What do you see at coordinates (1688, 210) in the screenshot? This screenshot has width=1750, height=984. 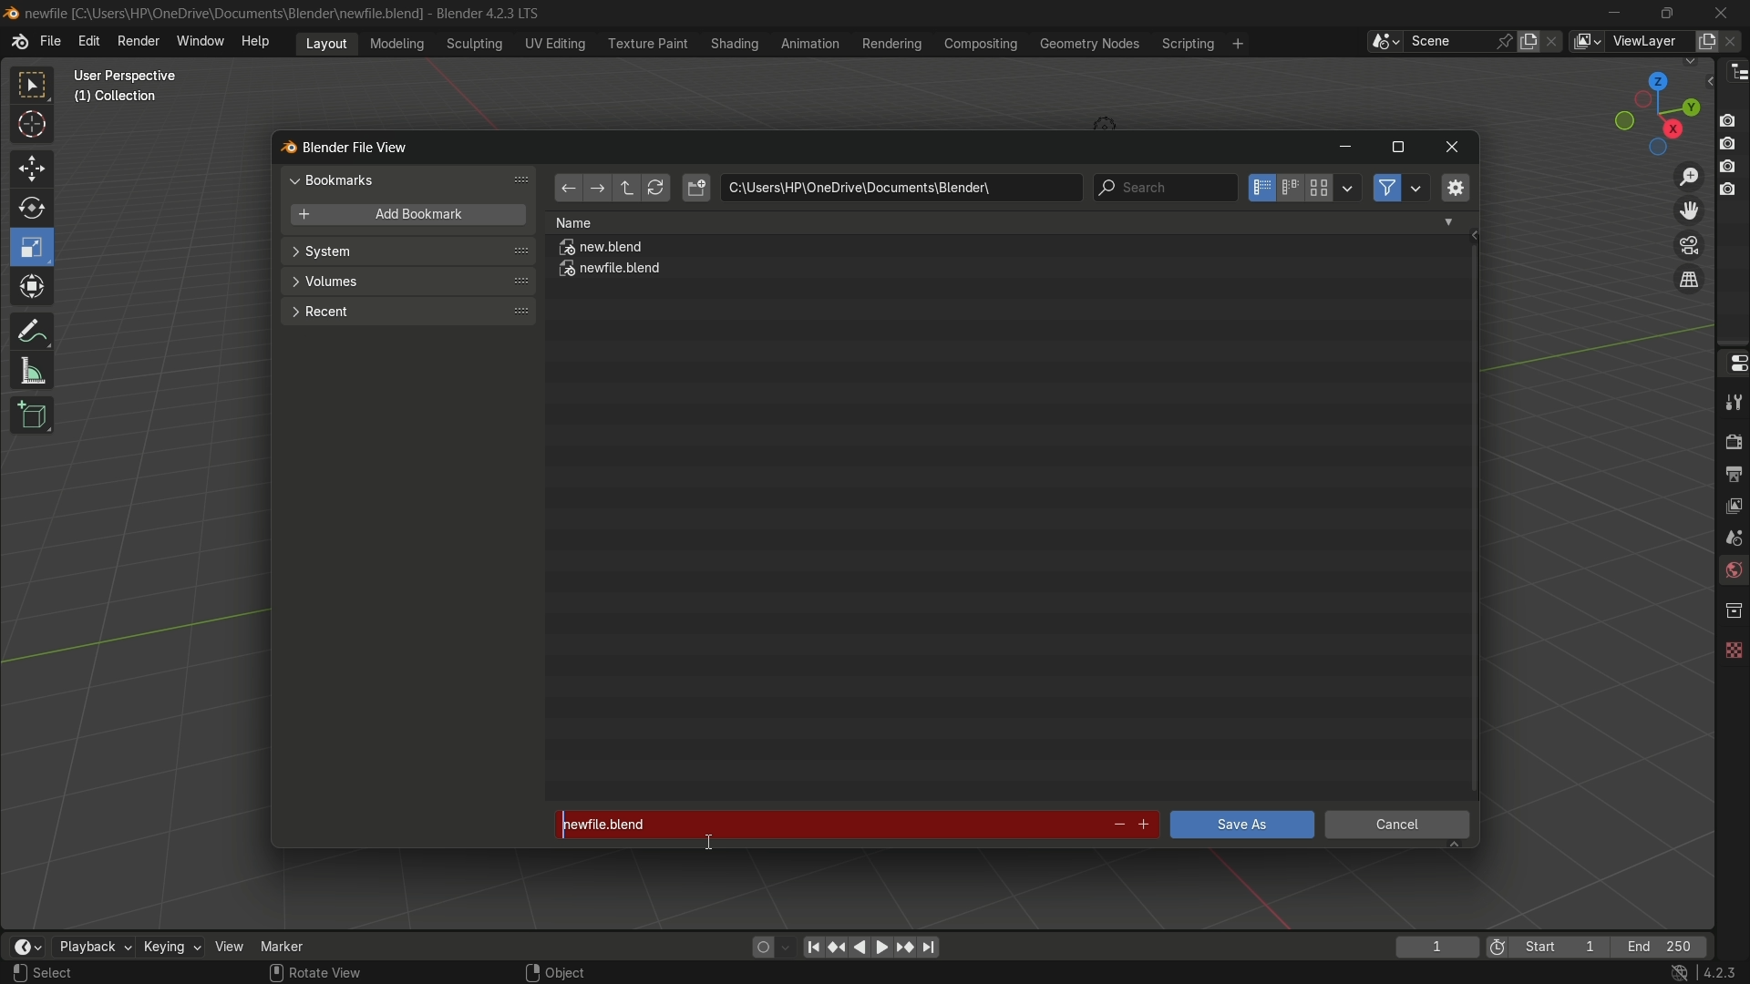 I see `move view layer` at bounding box center [1688, 210].